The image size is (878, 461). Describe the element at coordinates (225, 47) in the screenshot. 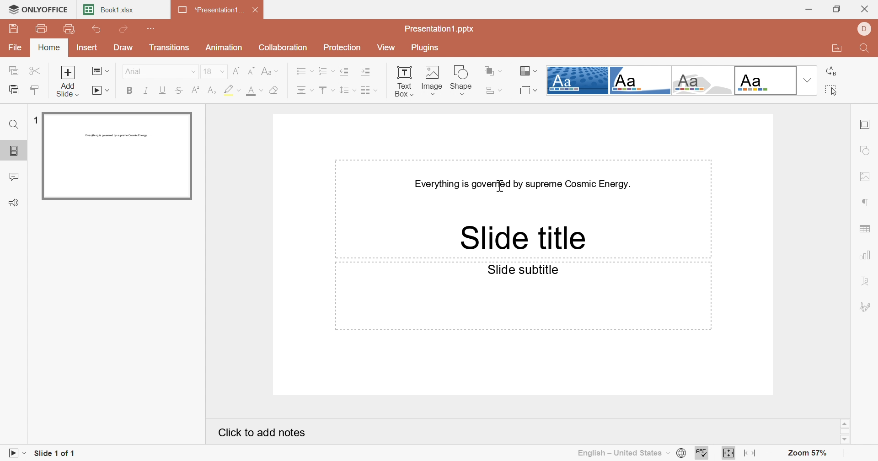

I see `Animation` at that location.